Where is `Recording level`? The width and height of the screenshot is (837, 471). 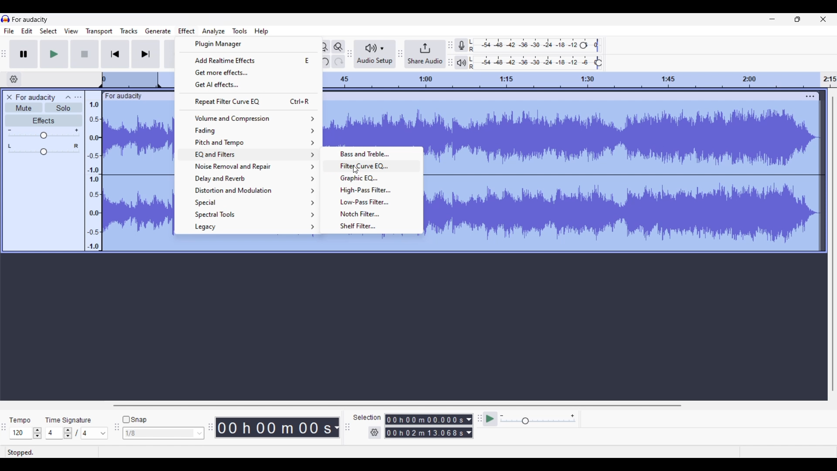
Recording level is located at coordinates (526, 45).